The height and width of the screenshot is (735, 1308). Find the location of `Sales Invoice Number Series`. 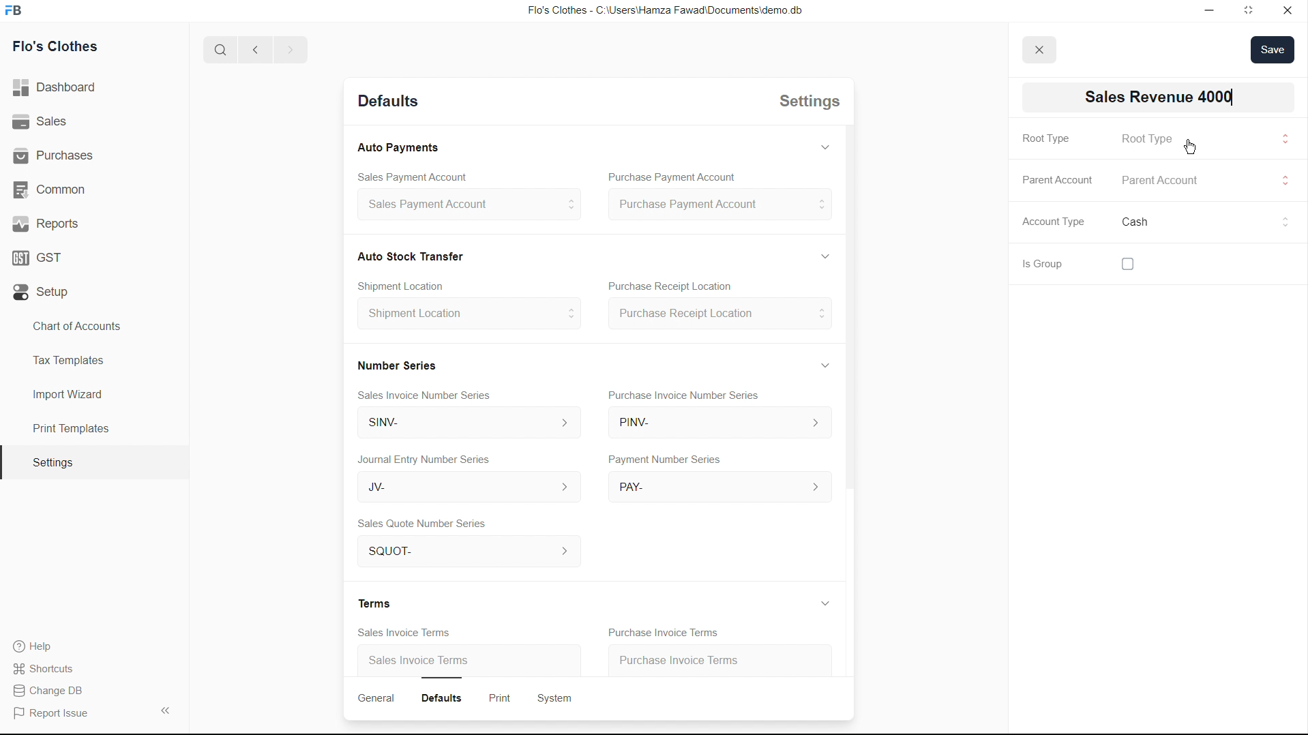

Sales Invoice Number Series is located at coordinates (430, 393).